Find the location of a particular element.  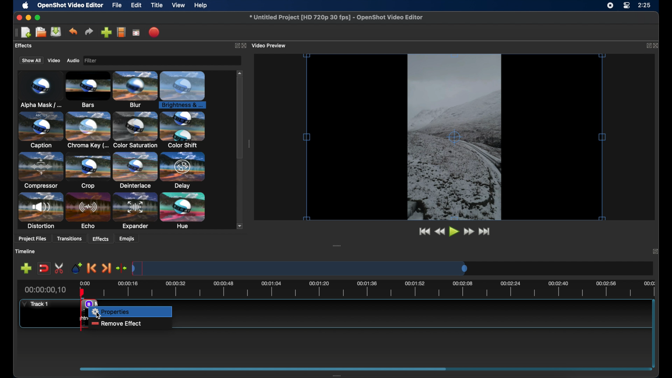

export video is located at coordinates (154, 32).